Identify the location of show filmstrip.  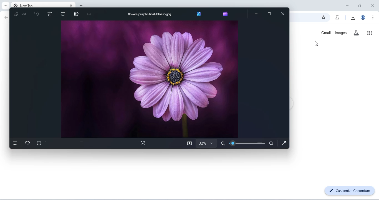
(16, 143).